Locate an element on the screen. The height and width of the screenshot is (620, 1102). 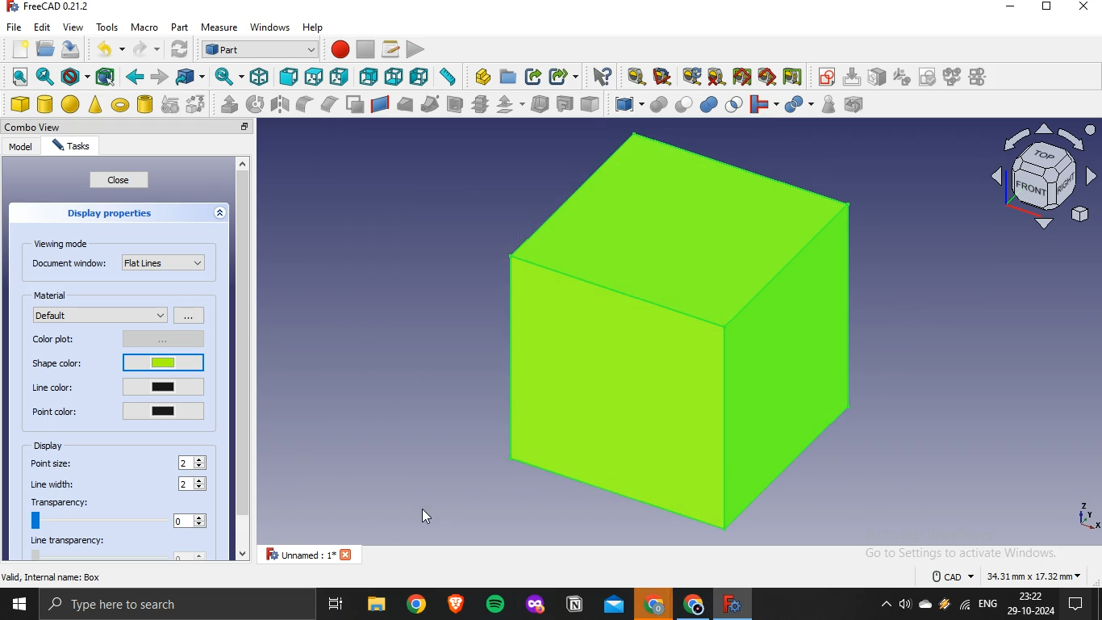
create part is located at coordinates (482, 77).